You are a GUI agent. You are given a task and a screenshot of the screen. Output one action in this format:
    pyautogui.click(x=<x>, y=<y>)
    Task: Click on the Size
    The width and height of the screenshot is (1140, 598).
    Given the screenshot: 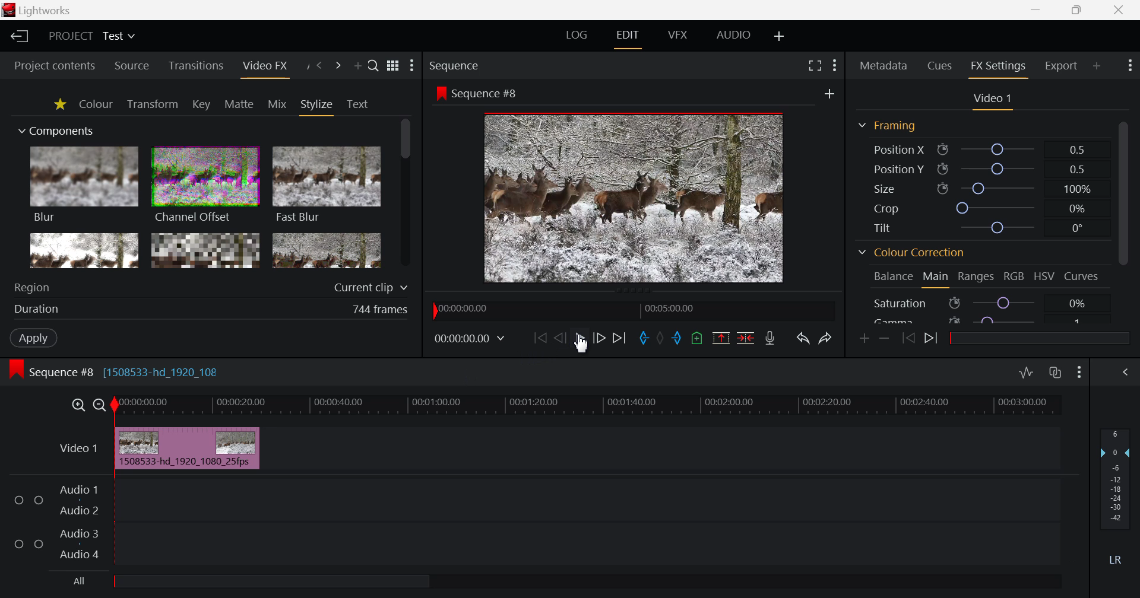 What is the action you would take?
    pyautogui.click(x=979, y=188)
    